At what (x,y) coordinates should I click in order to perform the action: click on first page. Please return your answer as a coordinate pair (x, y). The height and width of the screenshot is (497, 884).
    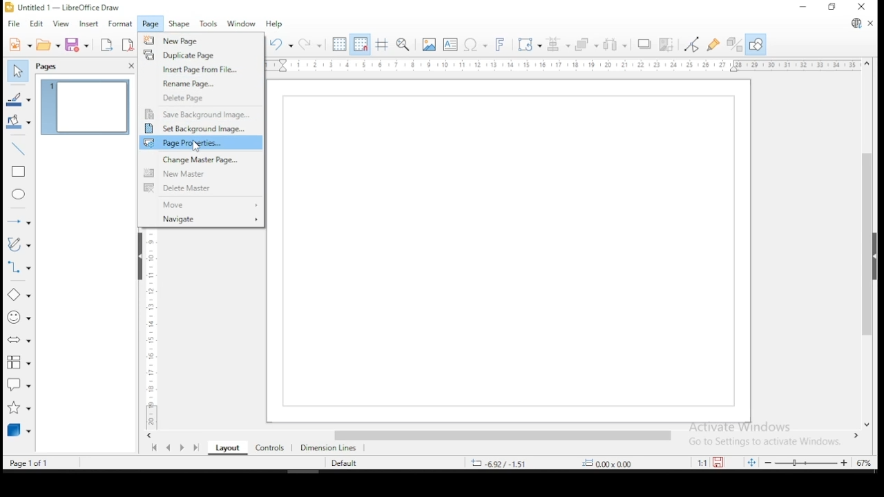
    Looking at the image, I should click on (154, 448).